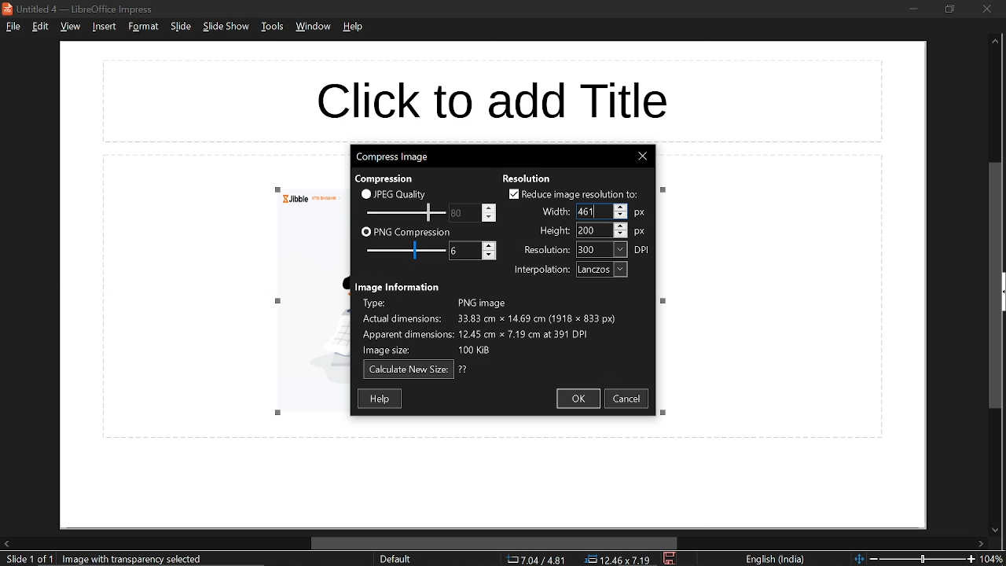  I want to click on text, so click(554, 213).